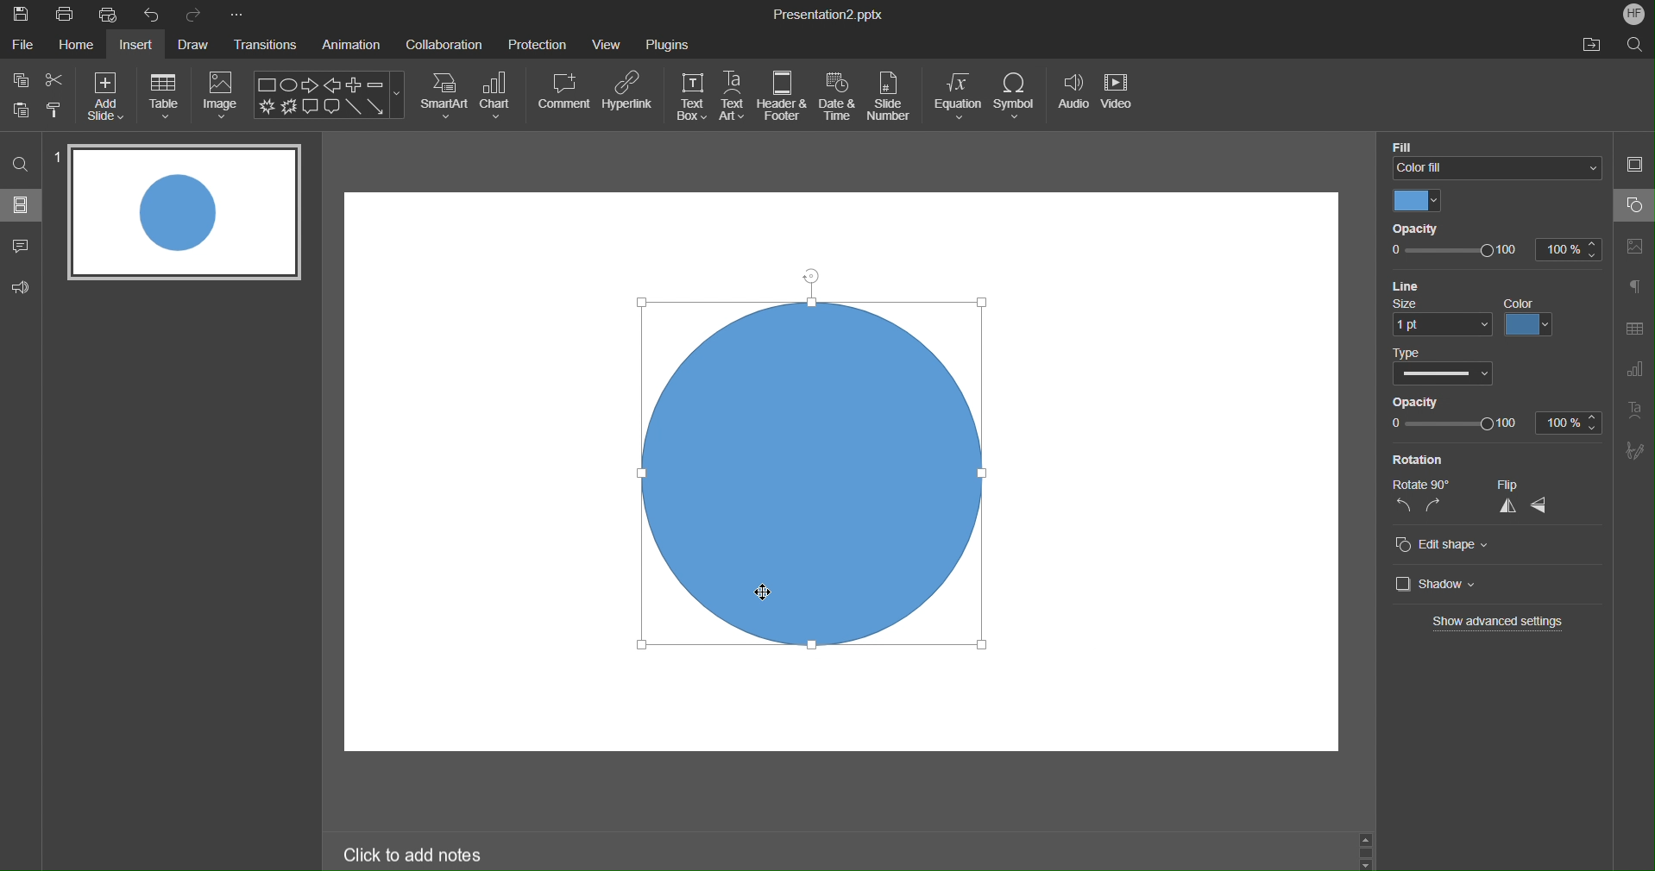 The width and height of the screenshot is (1655, 871). I want to click on Shape Menu, so click(329, 96).